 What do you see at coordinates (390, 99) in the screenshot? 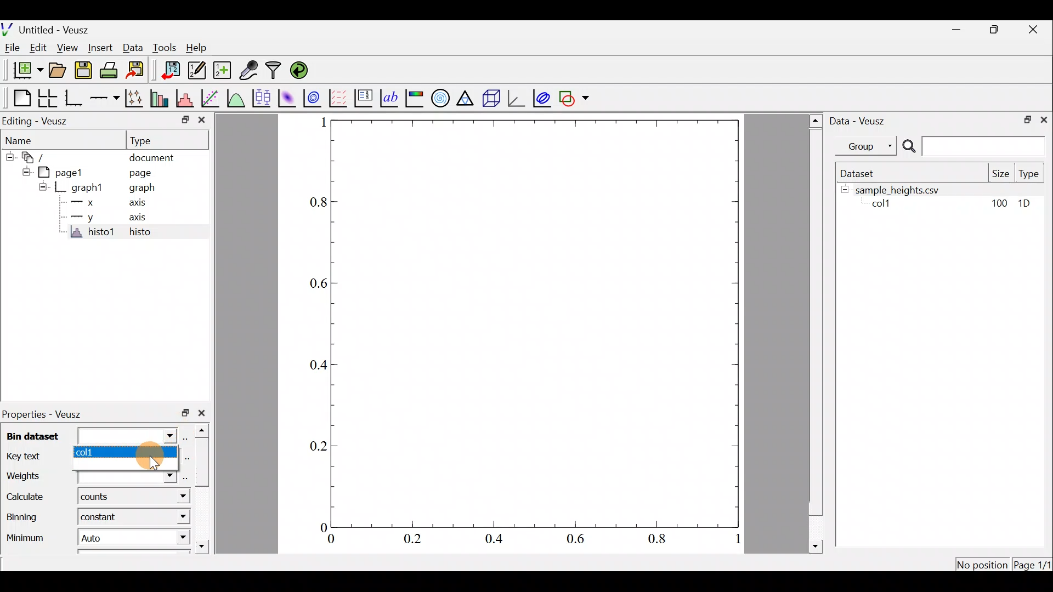
I see `text label` at bounding box center [390, 99].